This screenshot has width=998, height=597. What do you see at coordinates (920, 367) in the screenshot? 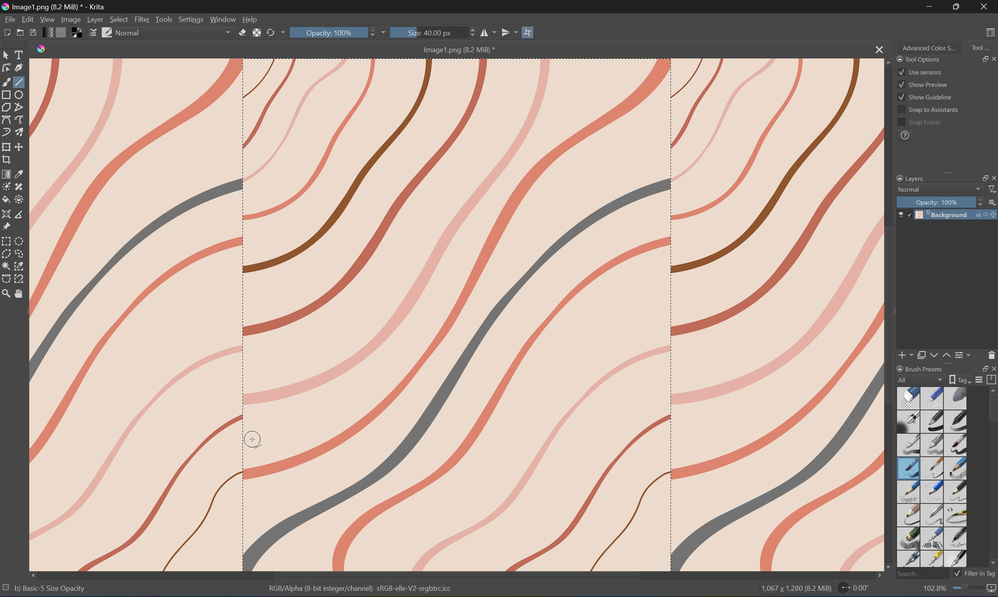
I see `Brush Preset` at bounding box center [920, 367].